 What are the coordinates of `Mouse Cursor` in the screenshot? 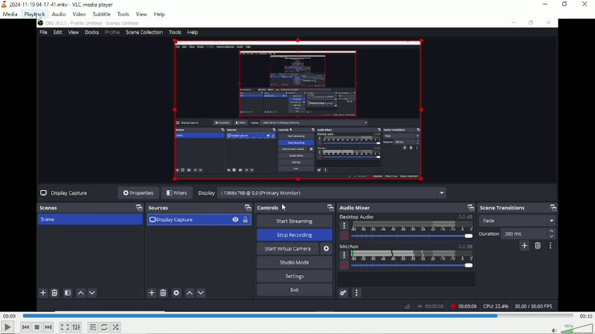 It's located at (38, 21).